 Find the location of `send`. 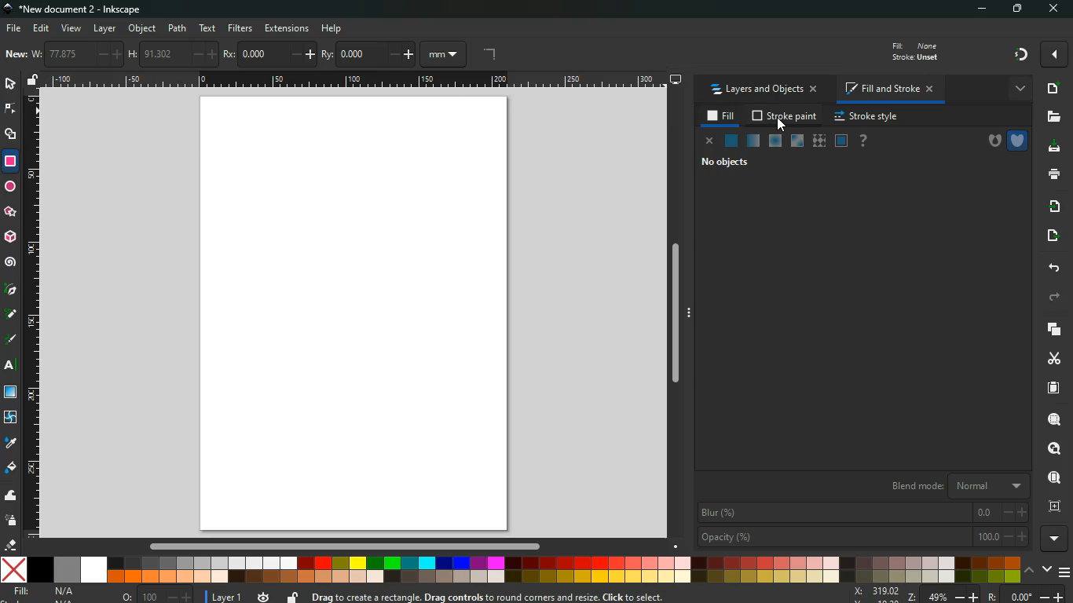

send is located at coordinates (1052, 237).